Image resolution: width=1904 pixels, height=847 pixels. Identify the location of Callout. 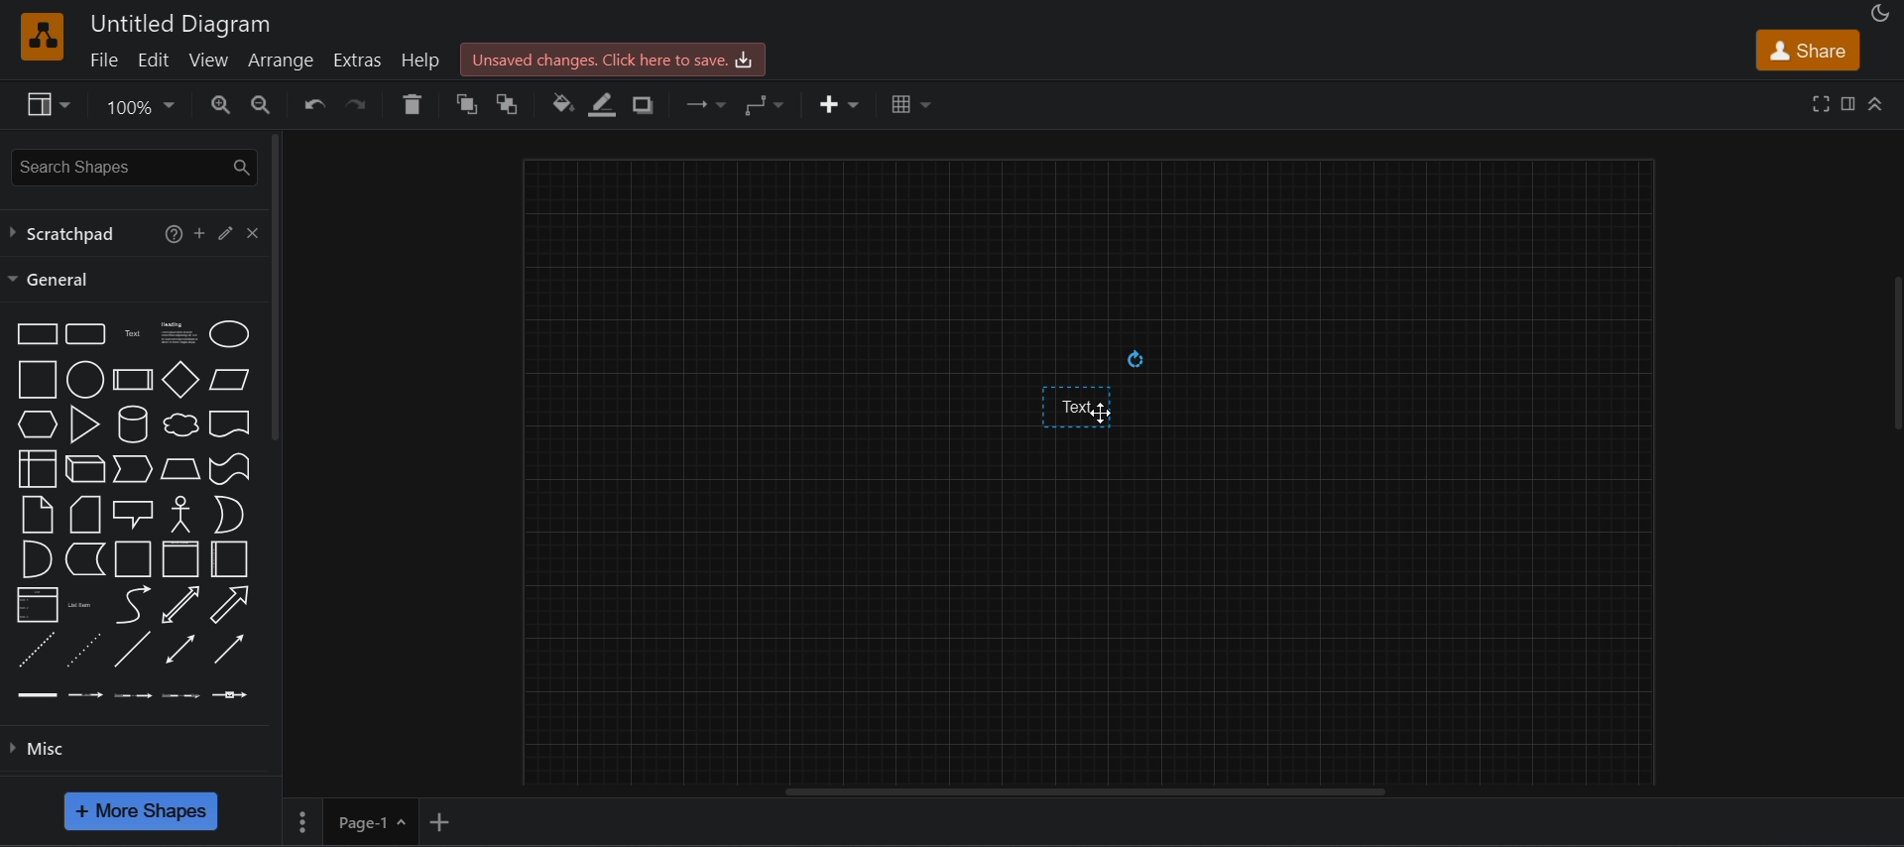
(133, 515).